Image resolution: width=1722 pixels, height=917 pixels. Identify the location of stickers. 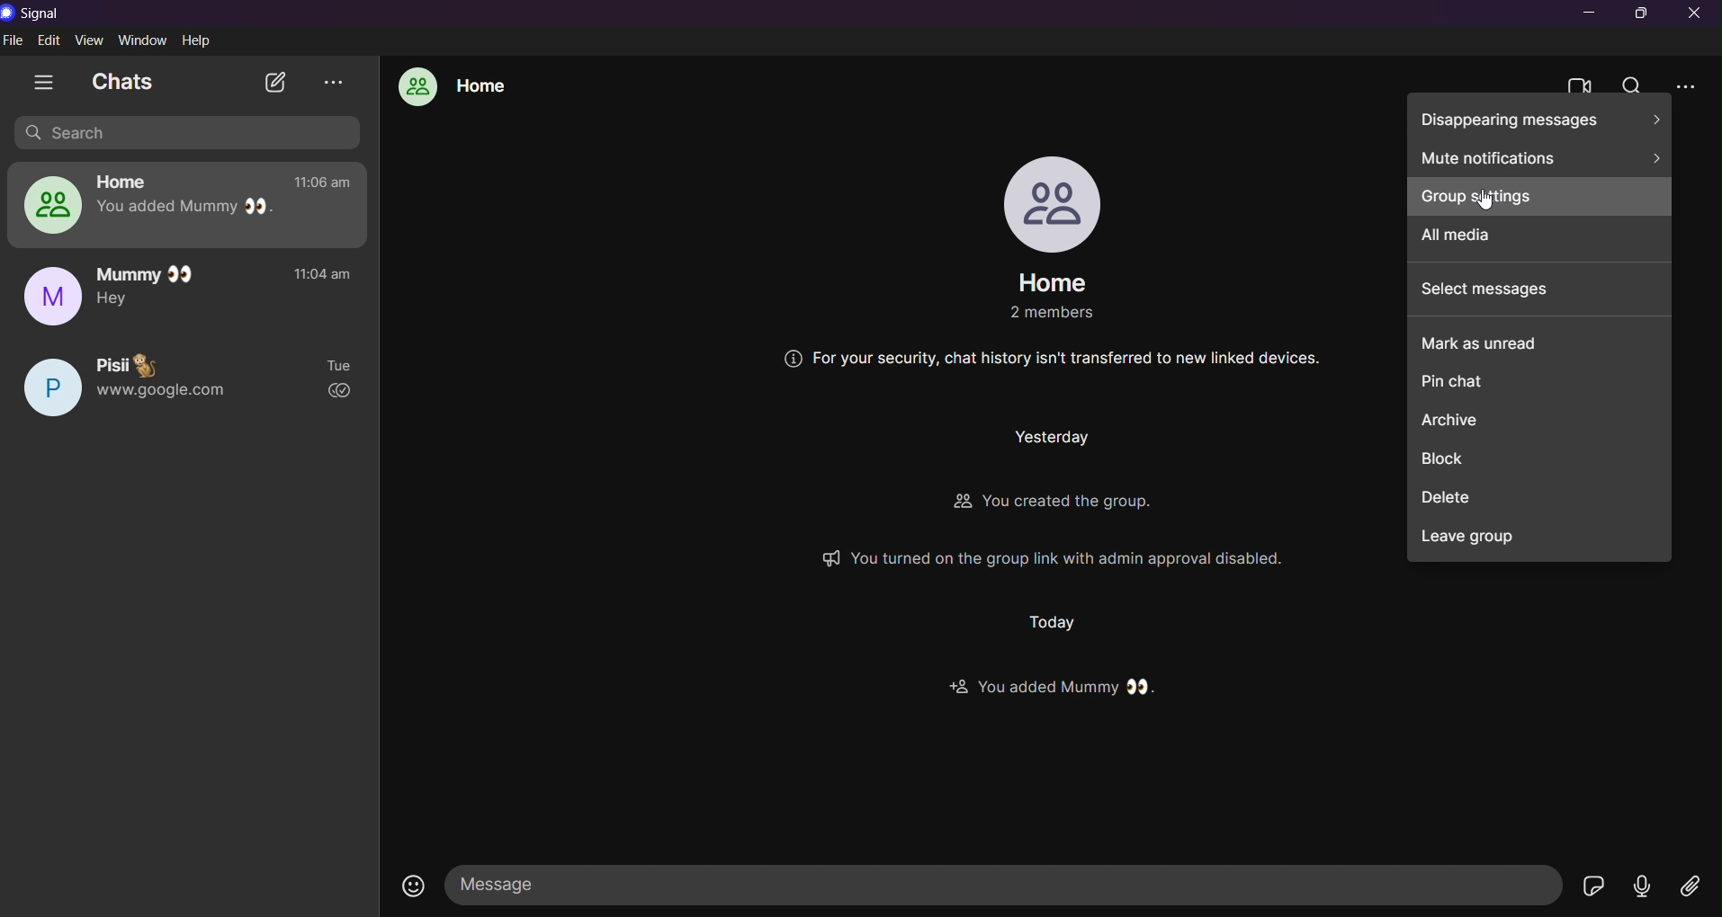
(1593, 886).